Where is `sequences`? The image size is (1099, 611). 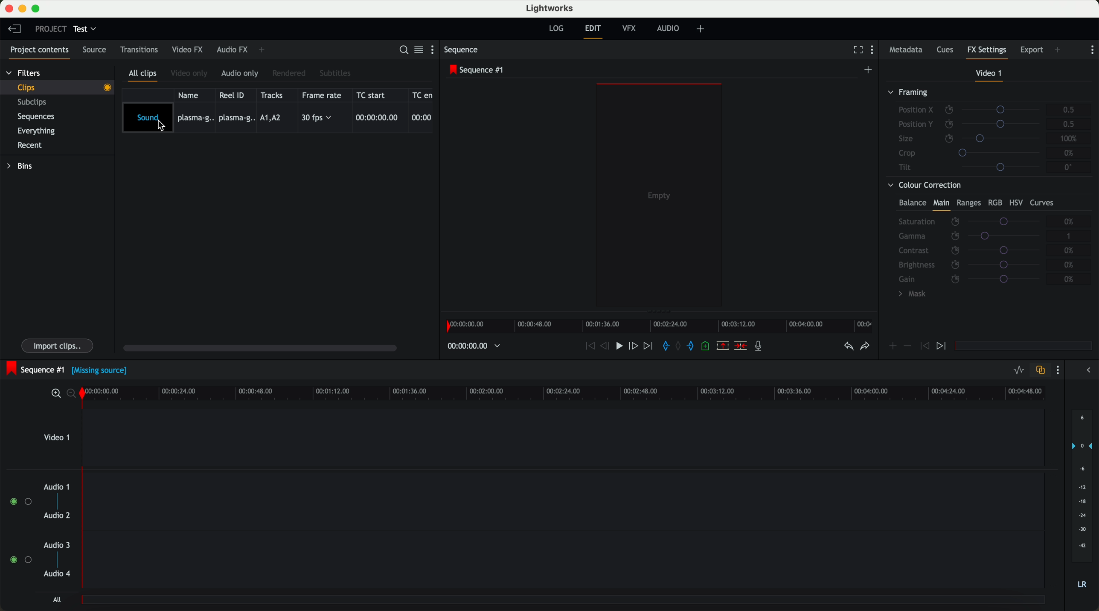 sequences is located at coordinates (39, 118).